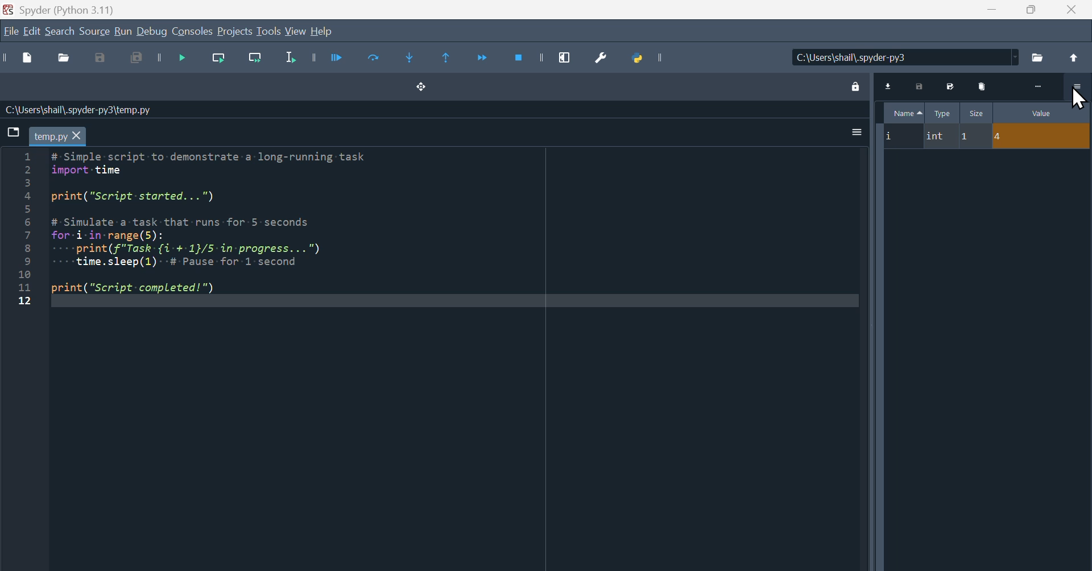  I want to click on Open file, so click(64, 57).